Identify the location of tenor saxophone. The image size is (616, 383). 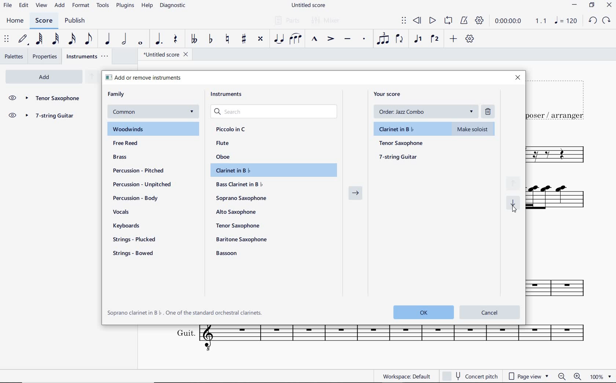
(402, 143).